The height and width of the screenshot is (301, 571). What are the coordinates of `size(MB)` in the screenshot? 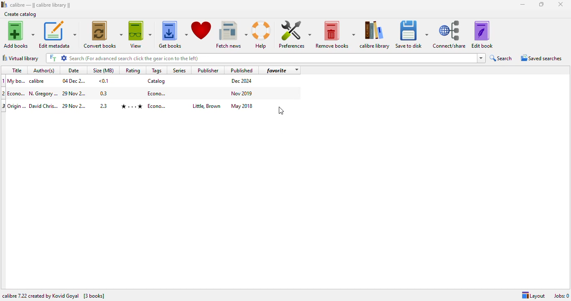 It's located at (103, 70).